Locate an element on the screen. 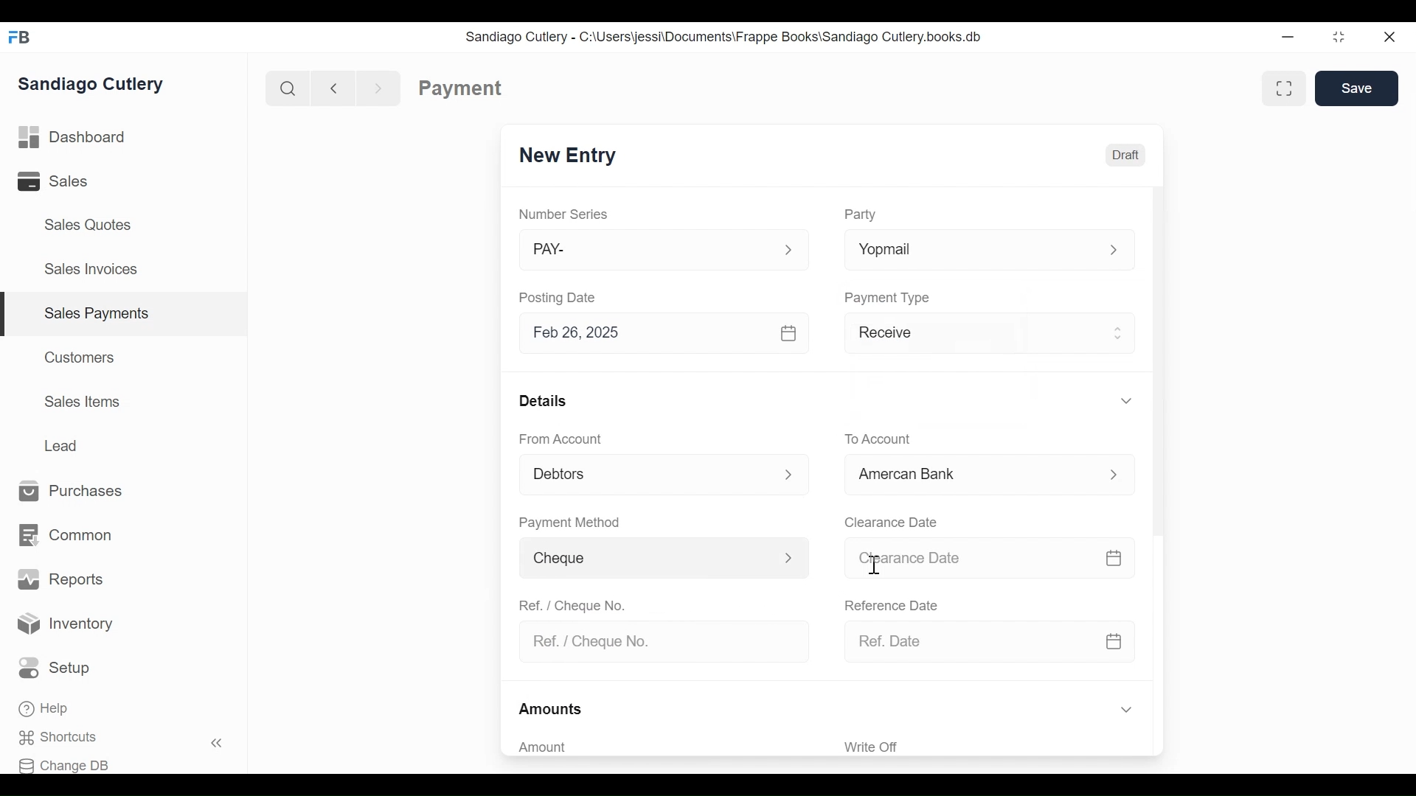 This screenshot has width=1416, height=796. Sandiago Cutlery - C:\Users\jessi\Documents\Frappe Books\Sandiago Cutlery.books.db is located at coordinates (723, 36).